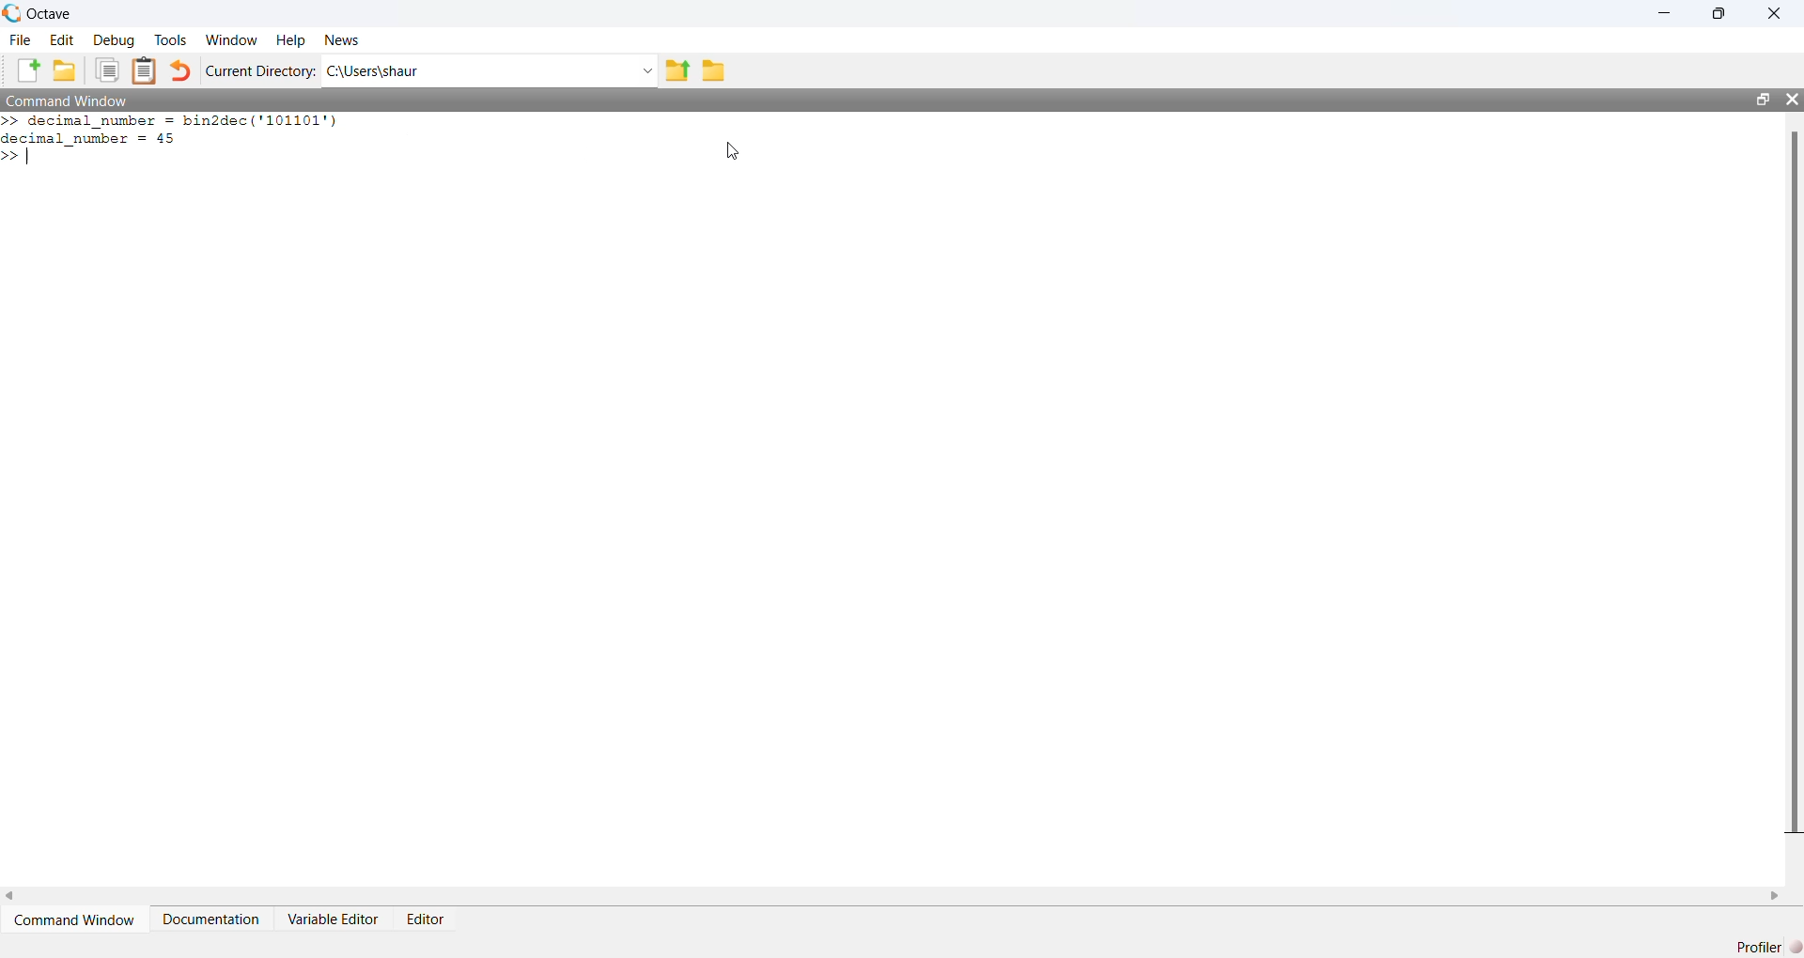  I want to click on window, so click(234, 39).